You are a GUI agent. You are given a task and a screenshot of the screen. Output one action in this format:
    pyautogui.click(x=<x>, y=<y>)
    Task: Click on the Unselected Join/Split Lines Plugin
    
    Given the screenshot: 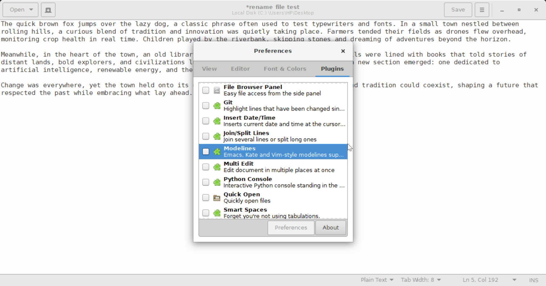 What is the action you would take?
    pyautogui.click(x=273, y=136)
    